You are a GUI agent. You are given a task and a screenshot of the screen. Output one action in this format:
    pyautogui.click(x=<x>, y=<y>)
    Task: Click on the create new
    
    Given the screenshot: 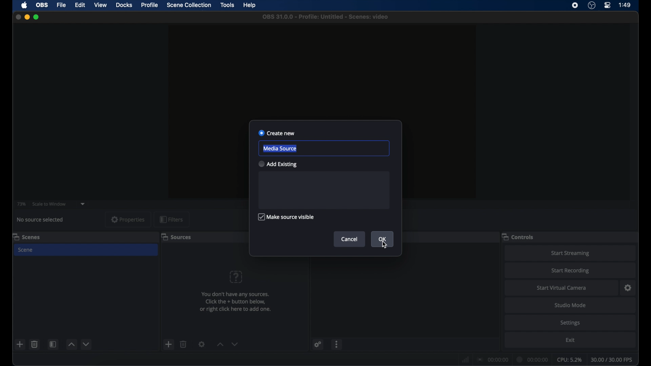 What is the action you would take?
    pyautogui.click(x=277, y=133)
    